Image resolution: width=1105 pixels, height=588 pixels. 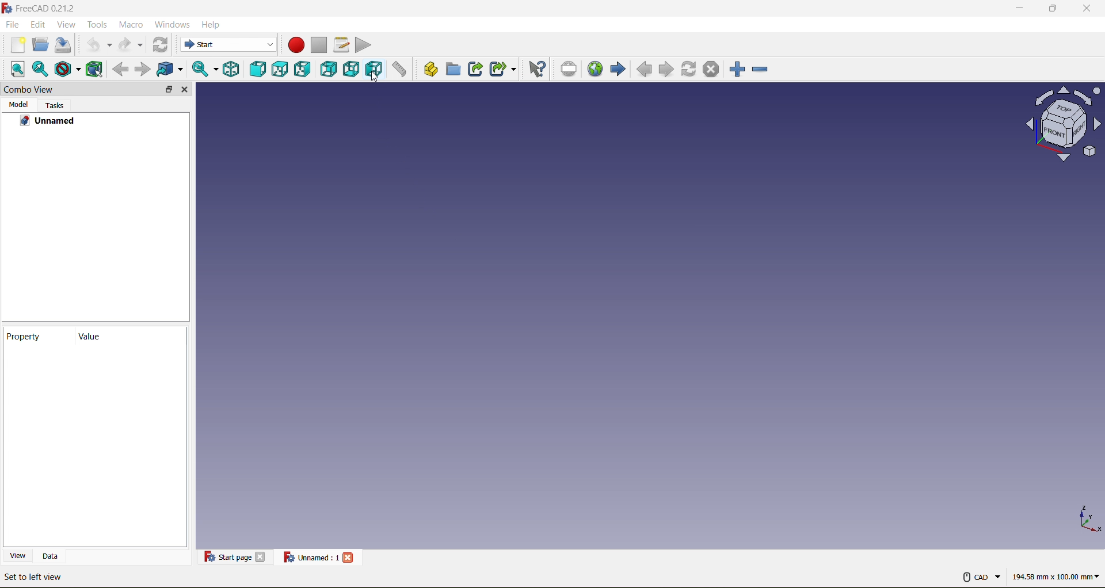 I want to click on Forward Navigation, so click(x=618, y=69).